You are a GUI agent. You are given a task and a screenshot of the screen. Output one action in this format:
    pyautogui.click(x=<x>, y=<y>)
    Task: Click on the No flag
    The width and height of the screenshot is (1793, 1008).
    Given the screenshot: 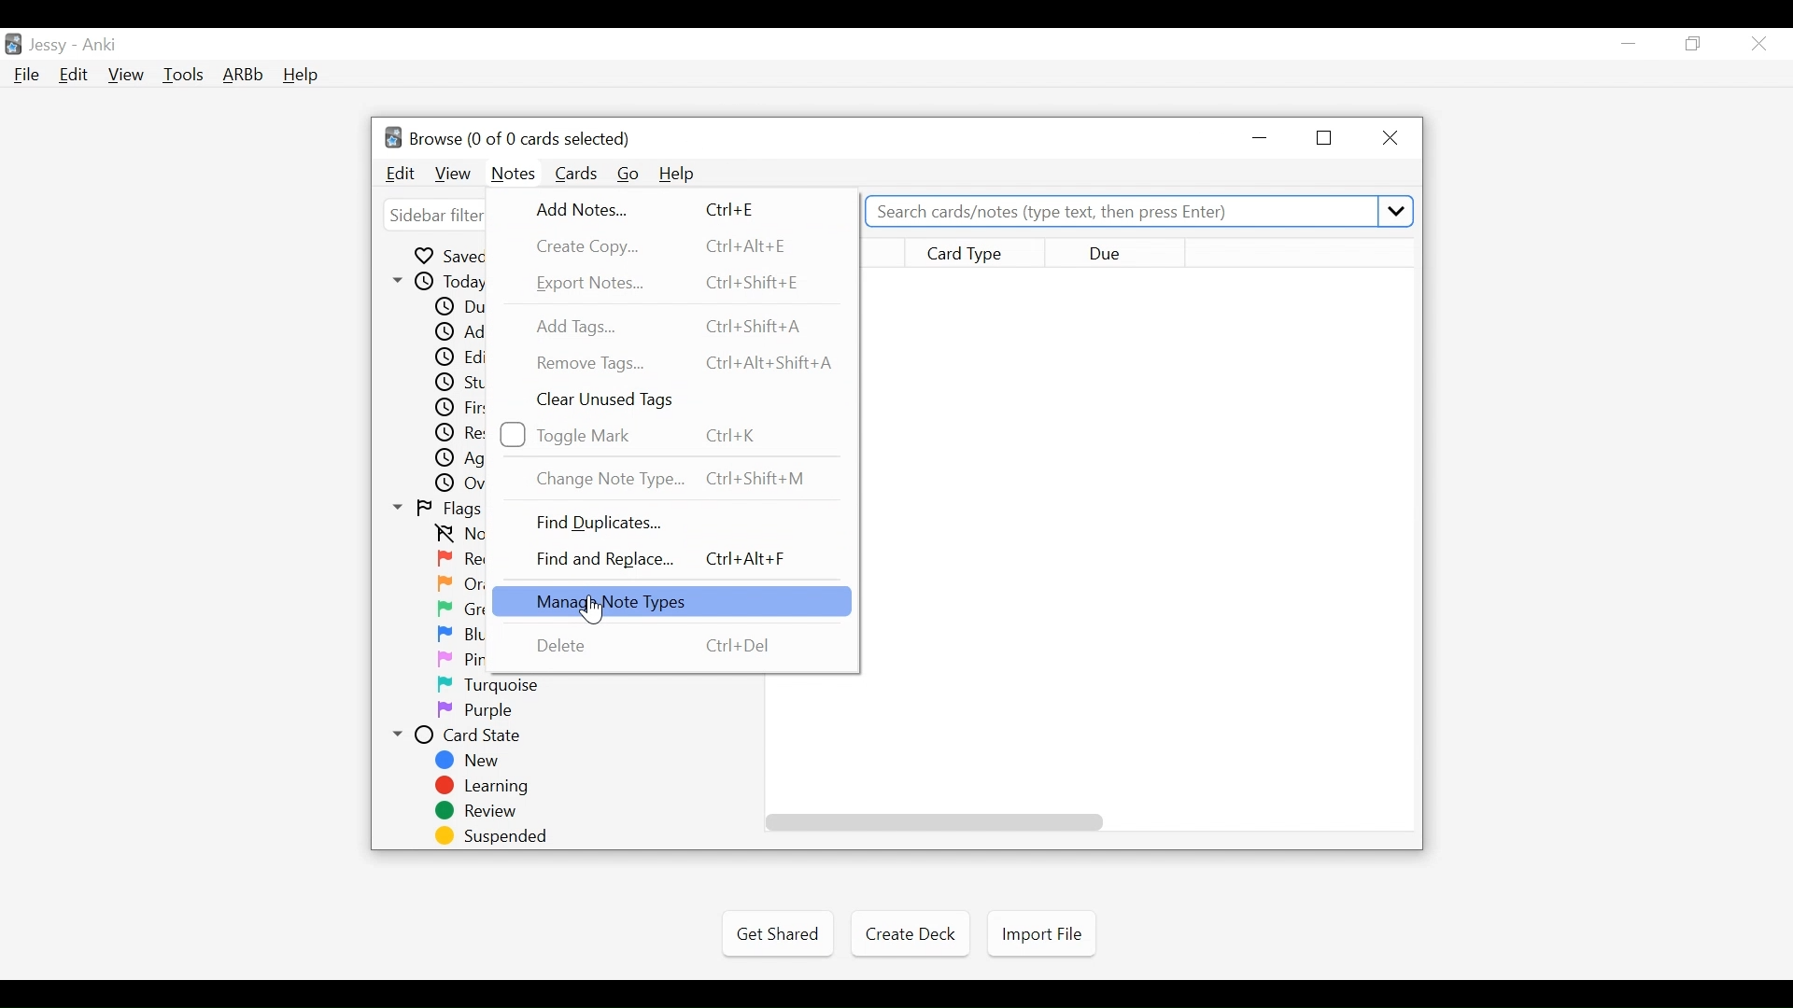 What is the action you would take?
    pyautogui.click(x=459, y=534)
    